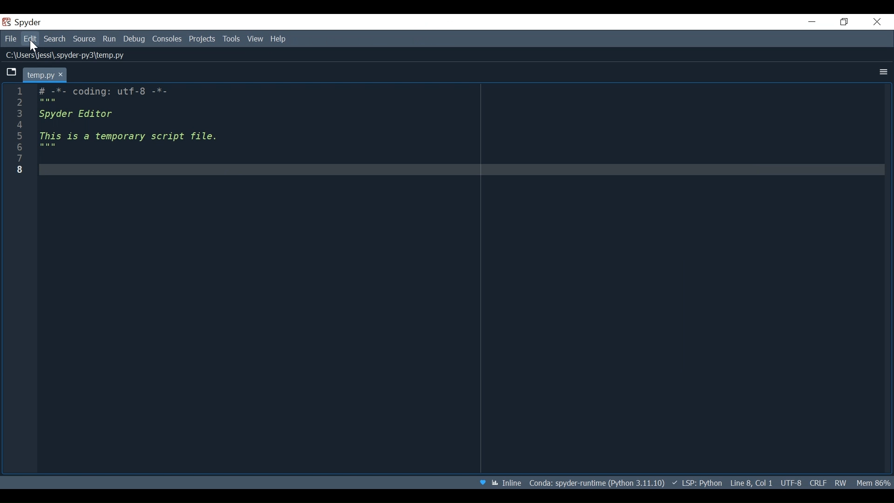 The image size is (894, 503). I want to click on Cursor Position, so click(751, 482).